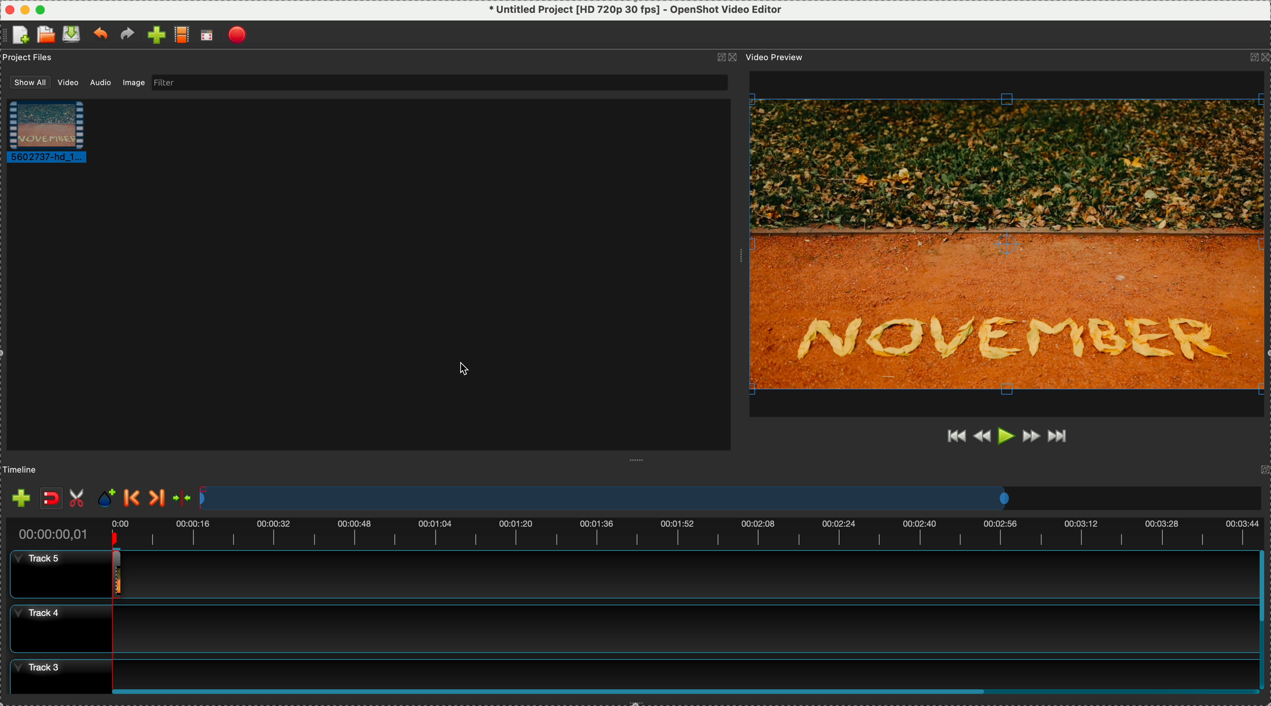 The width and height of the screenshot is (1271, 706). What do you see at coordinates (72, 34) in the screenshot?
I see `save file` at bounding box center [72, 34].